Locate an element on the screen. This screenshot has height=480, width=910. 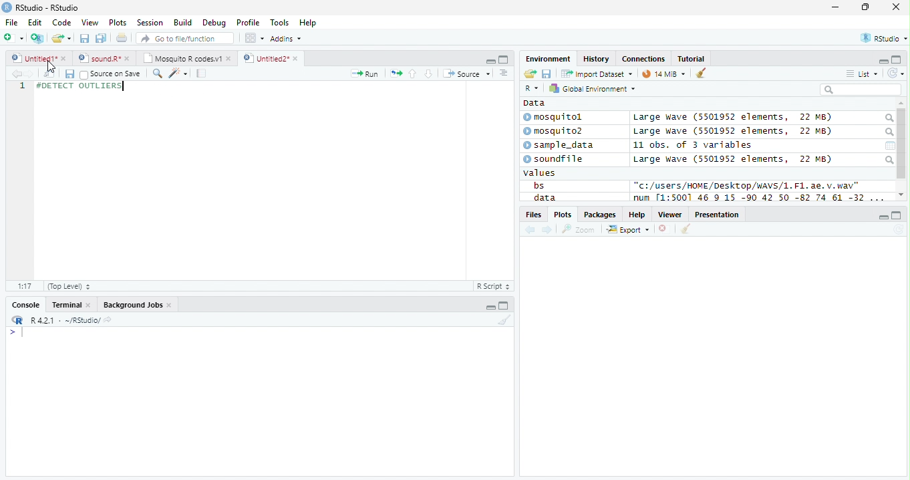
zoom is located at coordinates (579, 229).